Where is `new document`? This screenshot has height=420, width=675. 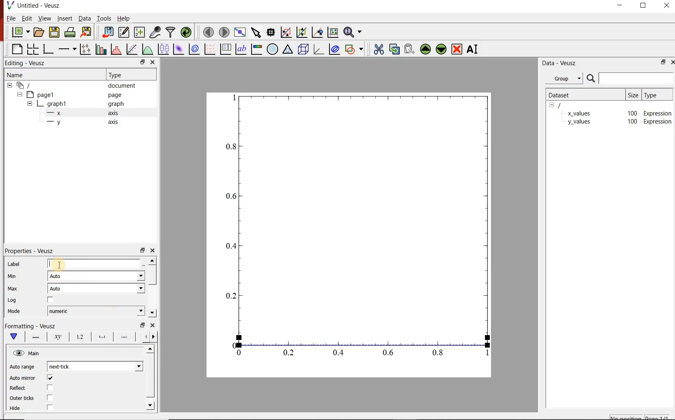 new document is located at coordinates (20, 31).